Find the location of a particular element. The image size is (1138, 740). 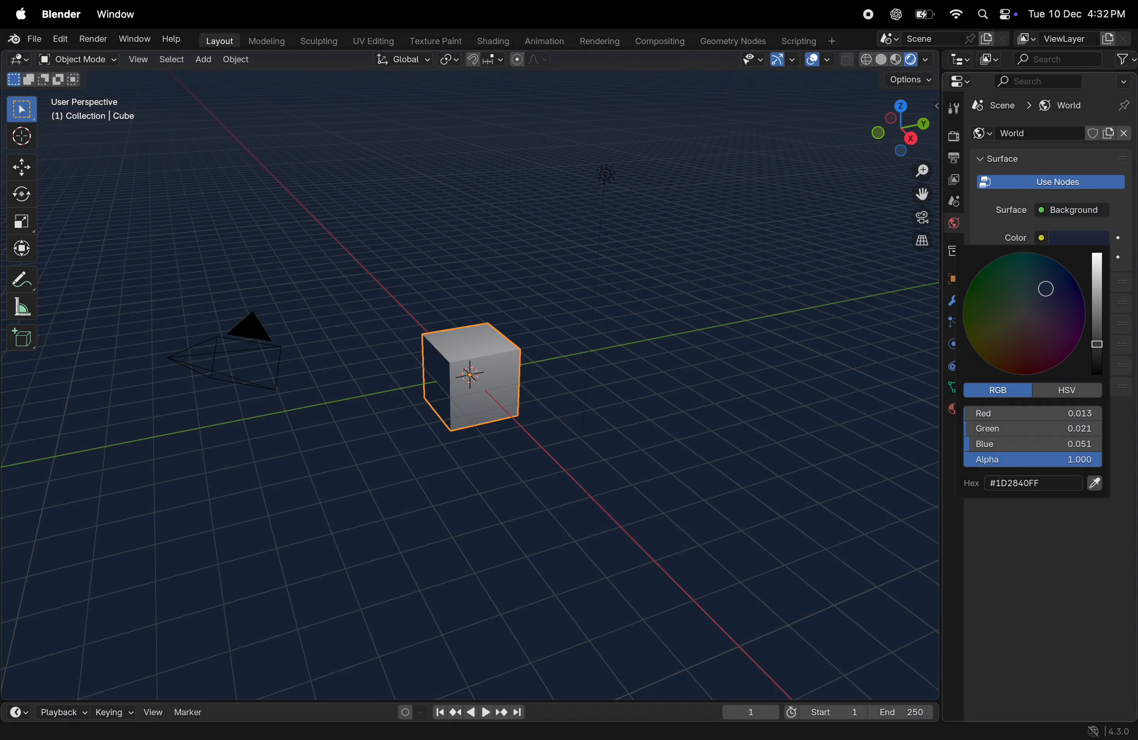

playback is located at coordinates (59, 710).